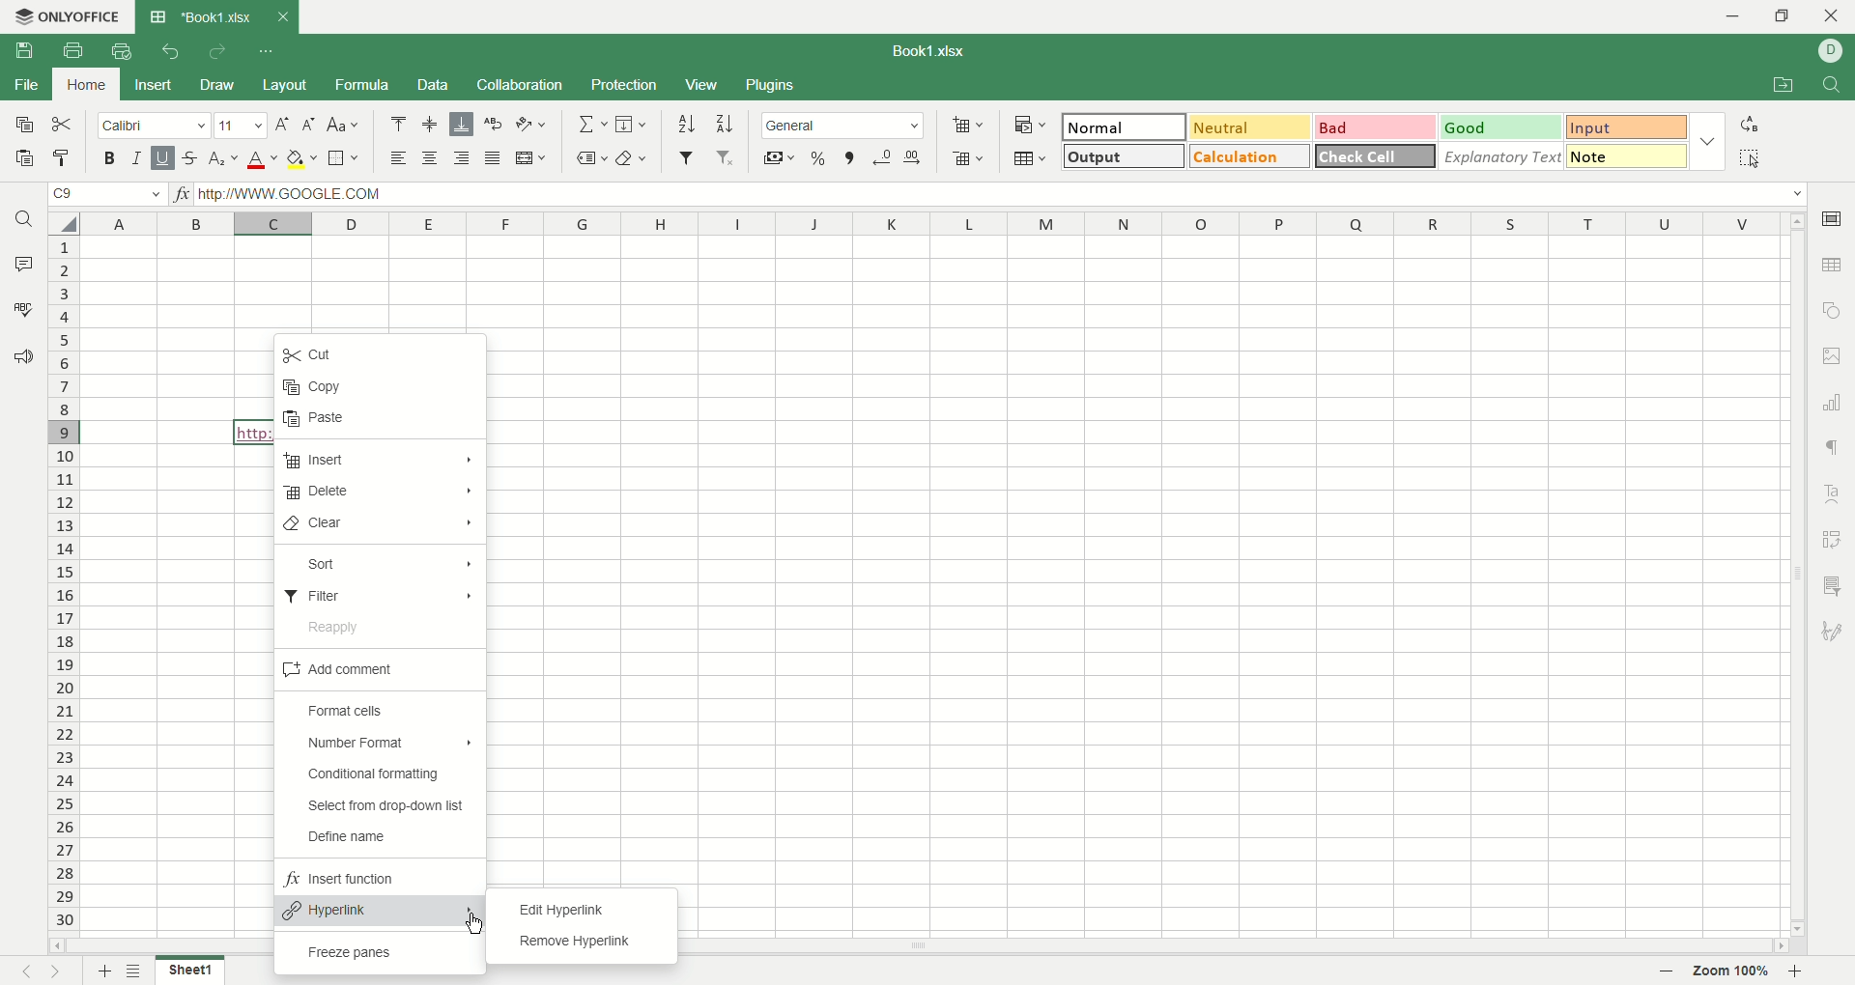  Describe the element at coordinates (1754, 158) in the screenshot. I see `select all` at that location.